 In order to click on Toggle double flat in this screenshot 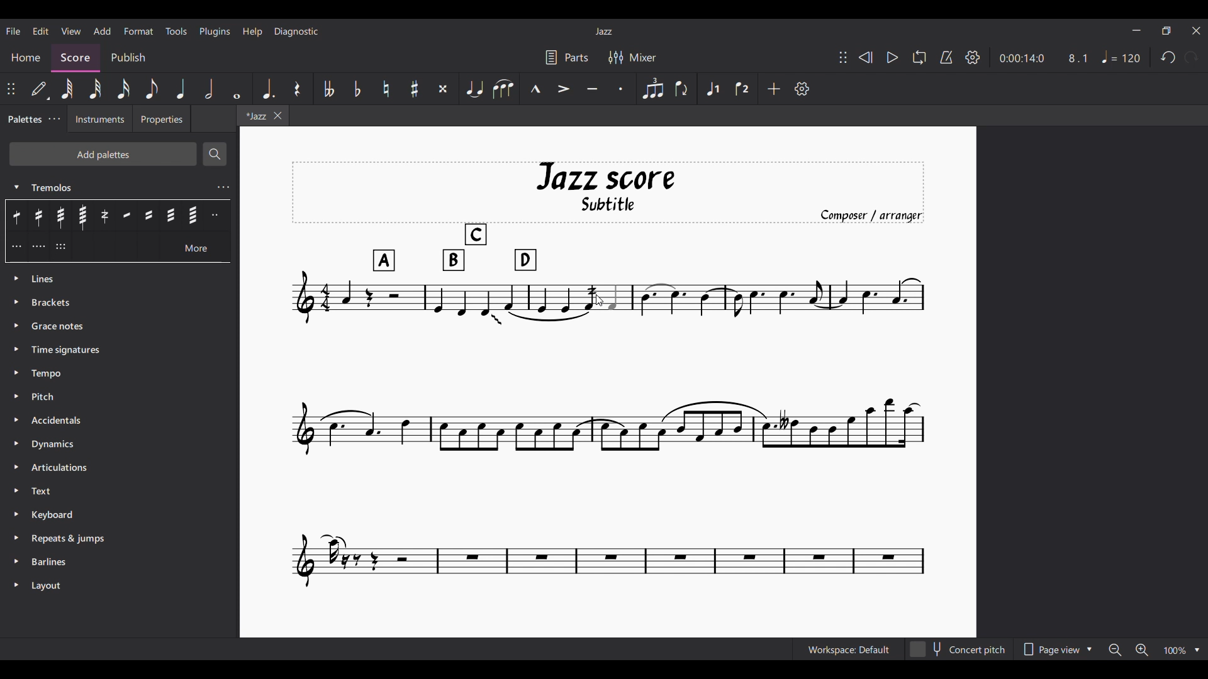, I will do `click(328, 88)`.